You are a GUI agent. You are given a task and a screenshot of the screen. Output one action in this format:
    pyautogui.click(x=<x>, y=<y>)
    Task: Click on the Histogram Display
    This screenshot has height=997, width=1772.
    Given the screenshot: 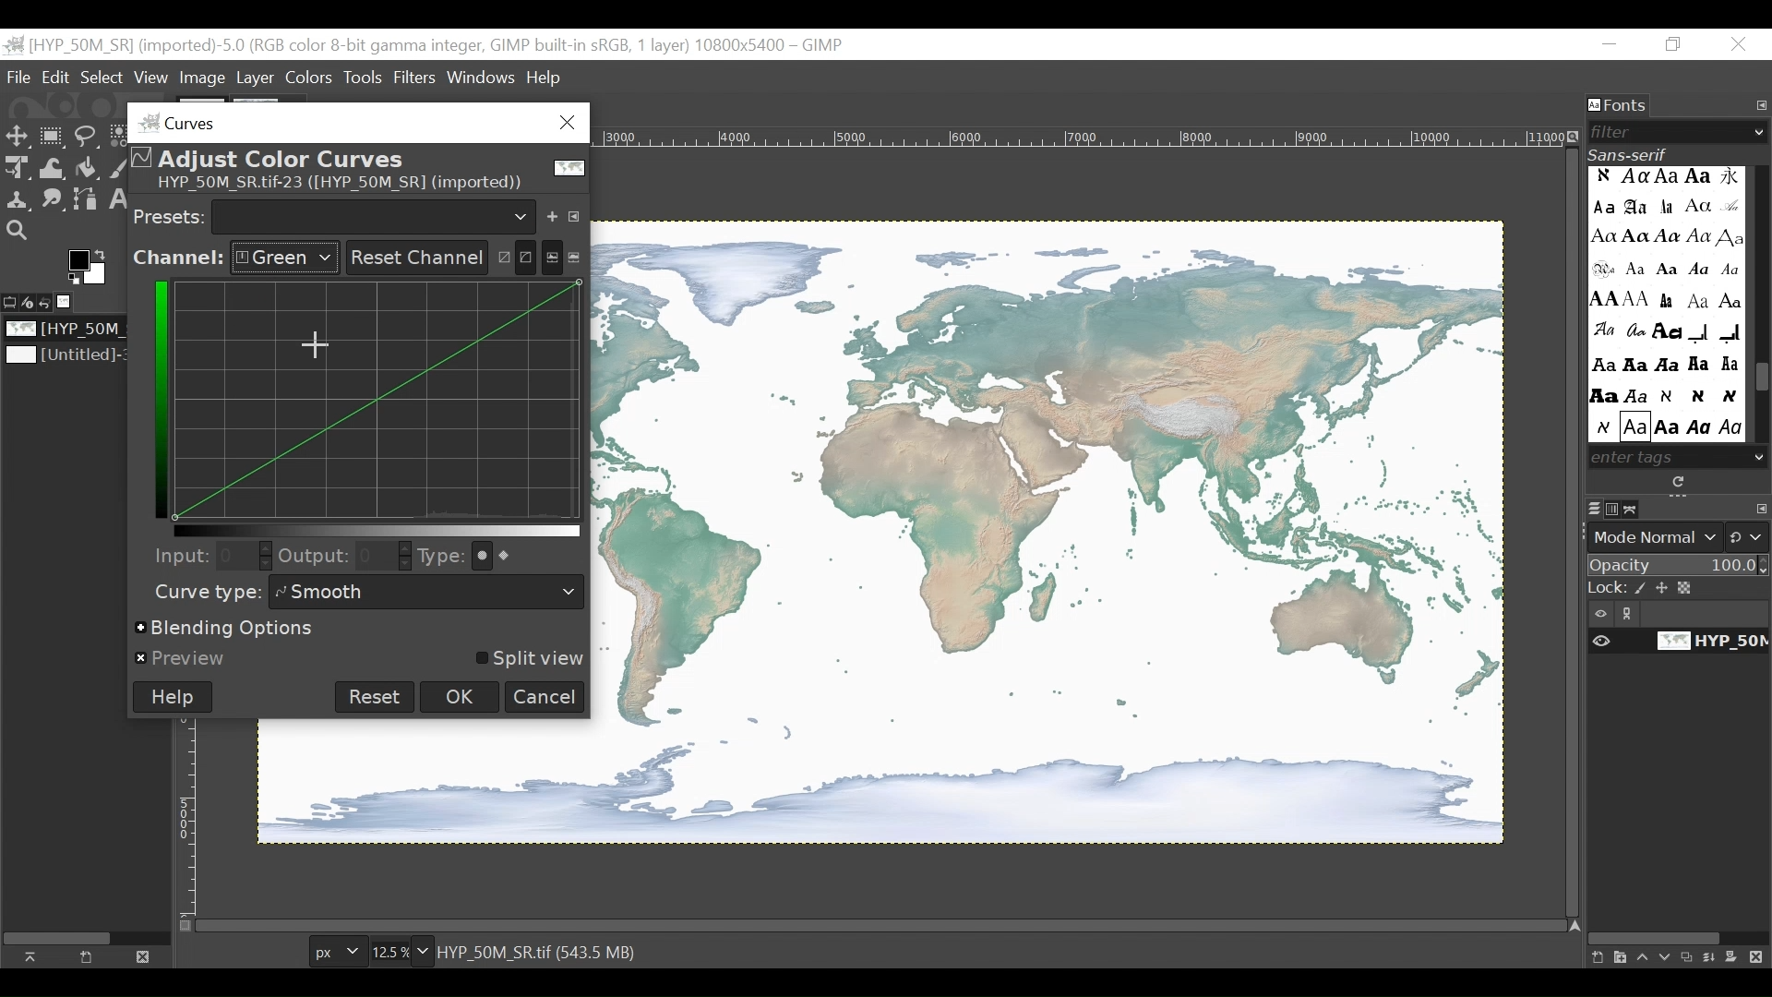 What is the action you would take?
    pyautogui.click(x=381, y=400)
    